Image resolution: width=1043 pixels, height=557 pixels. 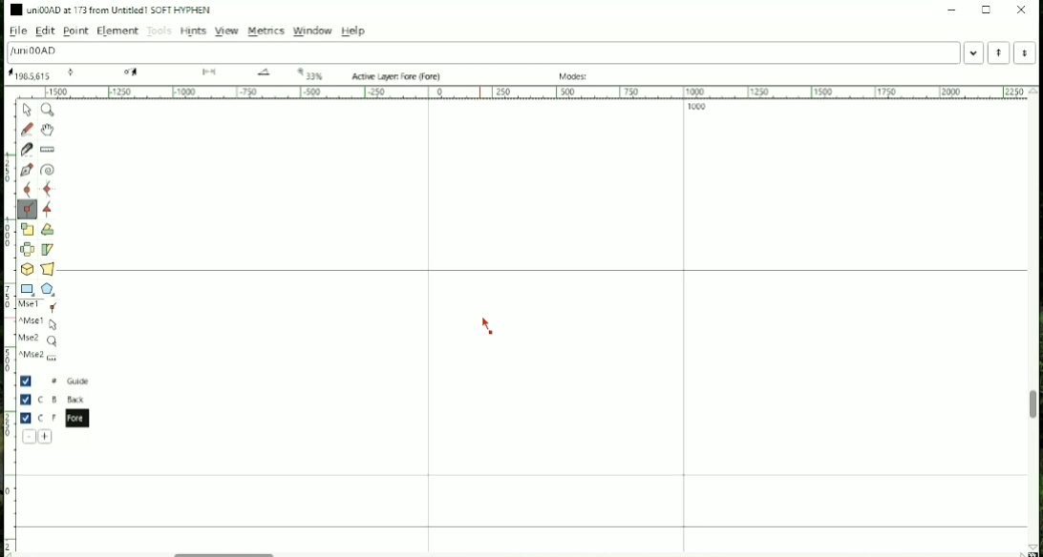 I want to click on Back, so click(x=55, y=399).